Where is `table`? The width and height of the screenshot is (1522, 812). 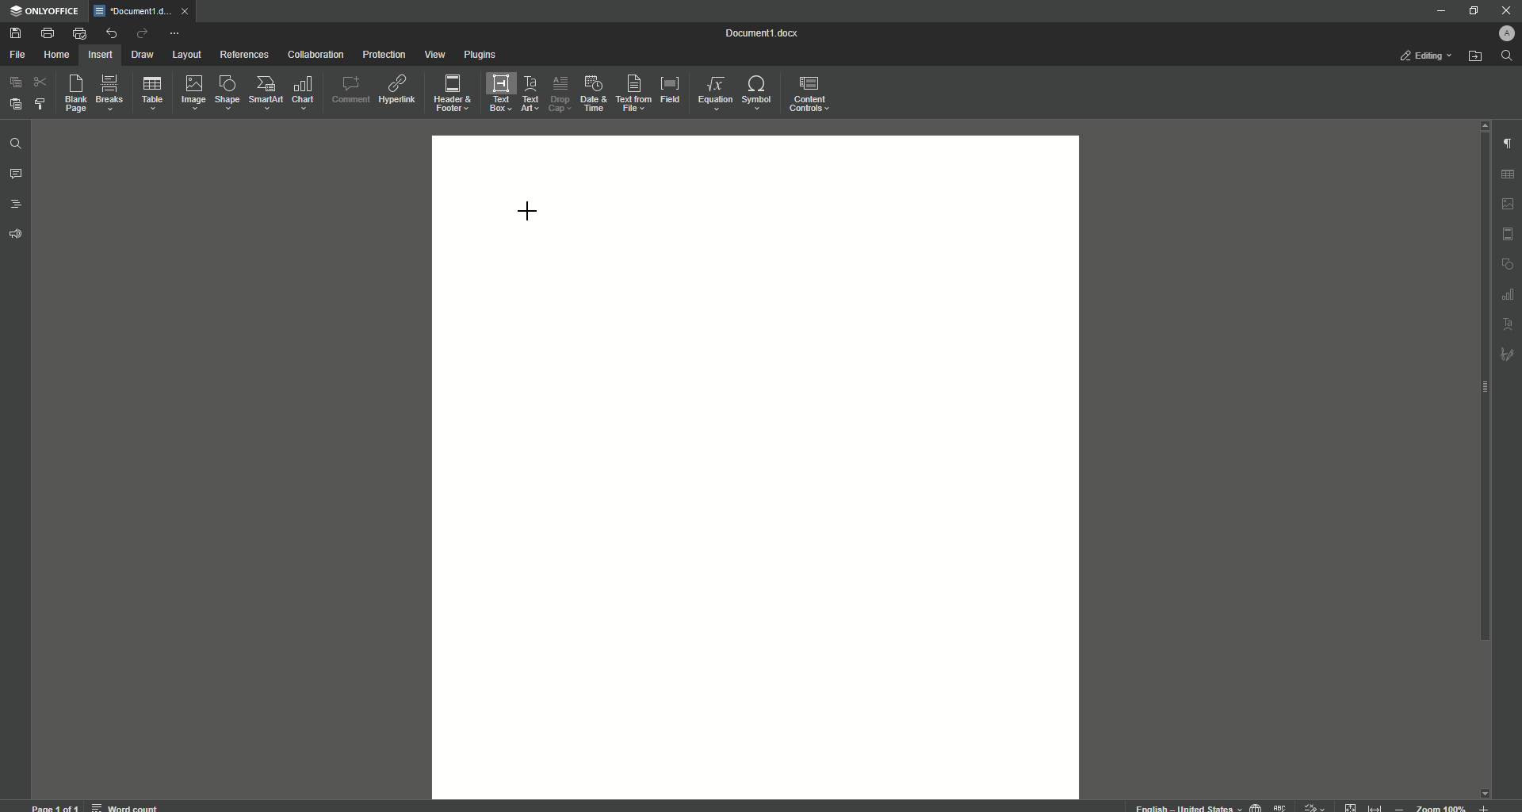
table is located at coordinates (1506, 295).